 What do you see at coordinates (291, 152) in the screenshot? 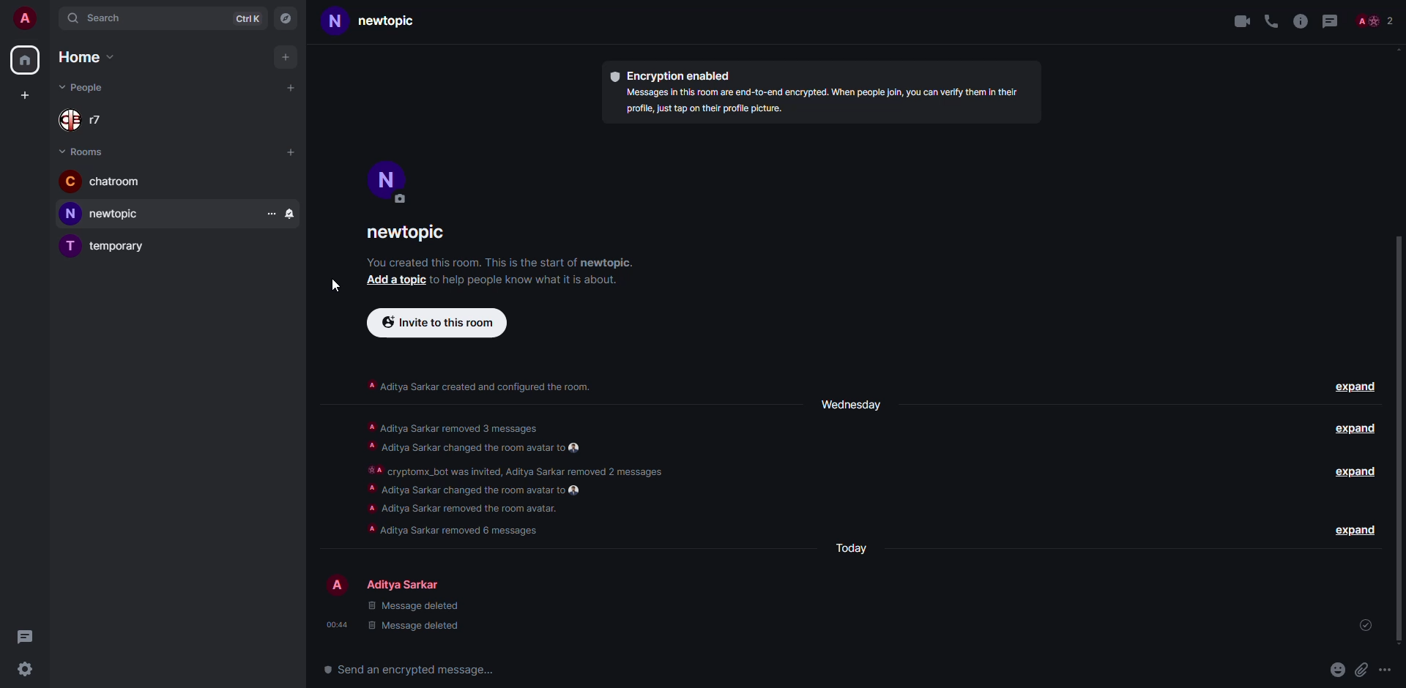
I see `add` at bounding box center [291, 152].